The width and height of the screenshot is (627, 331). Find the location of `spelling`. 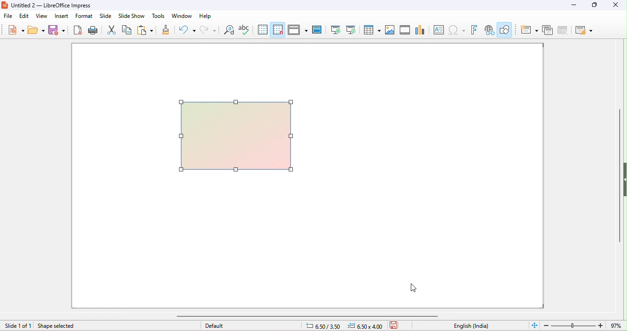

spelling is located at coordinates (244, 29).